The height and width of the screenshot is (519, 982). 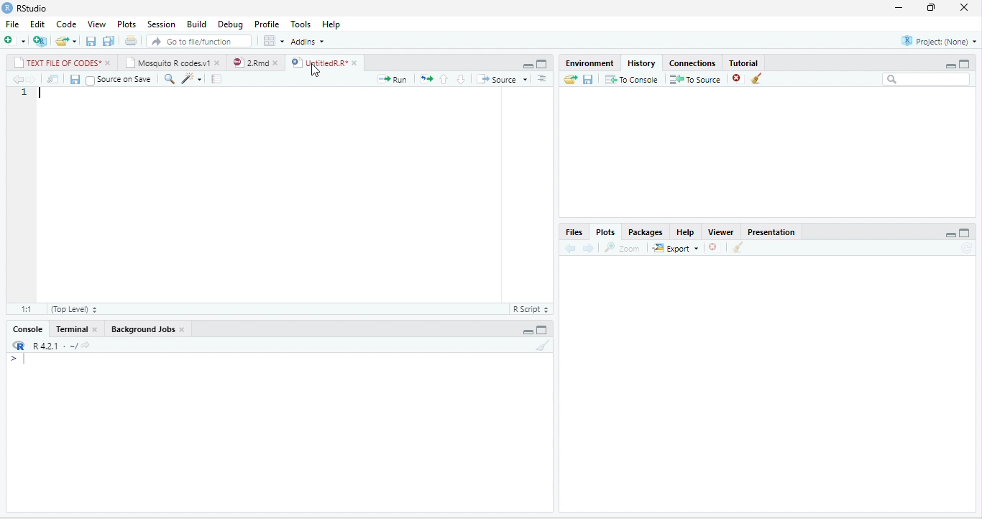 I want to click on resize, so click(x=931, y=8).